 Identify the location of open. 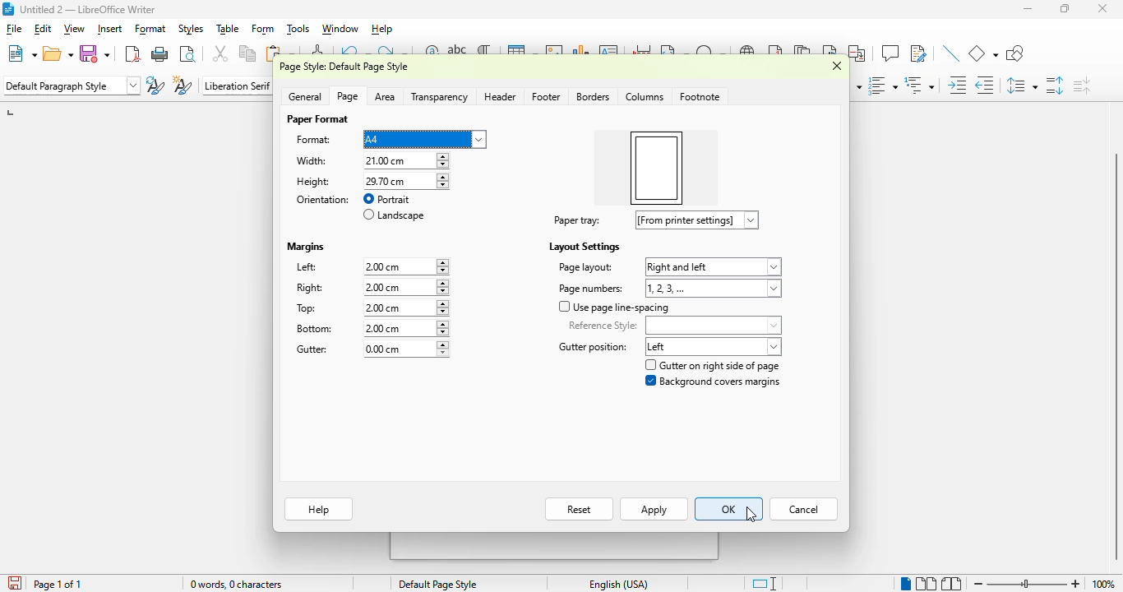
(58, 53).